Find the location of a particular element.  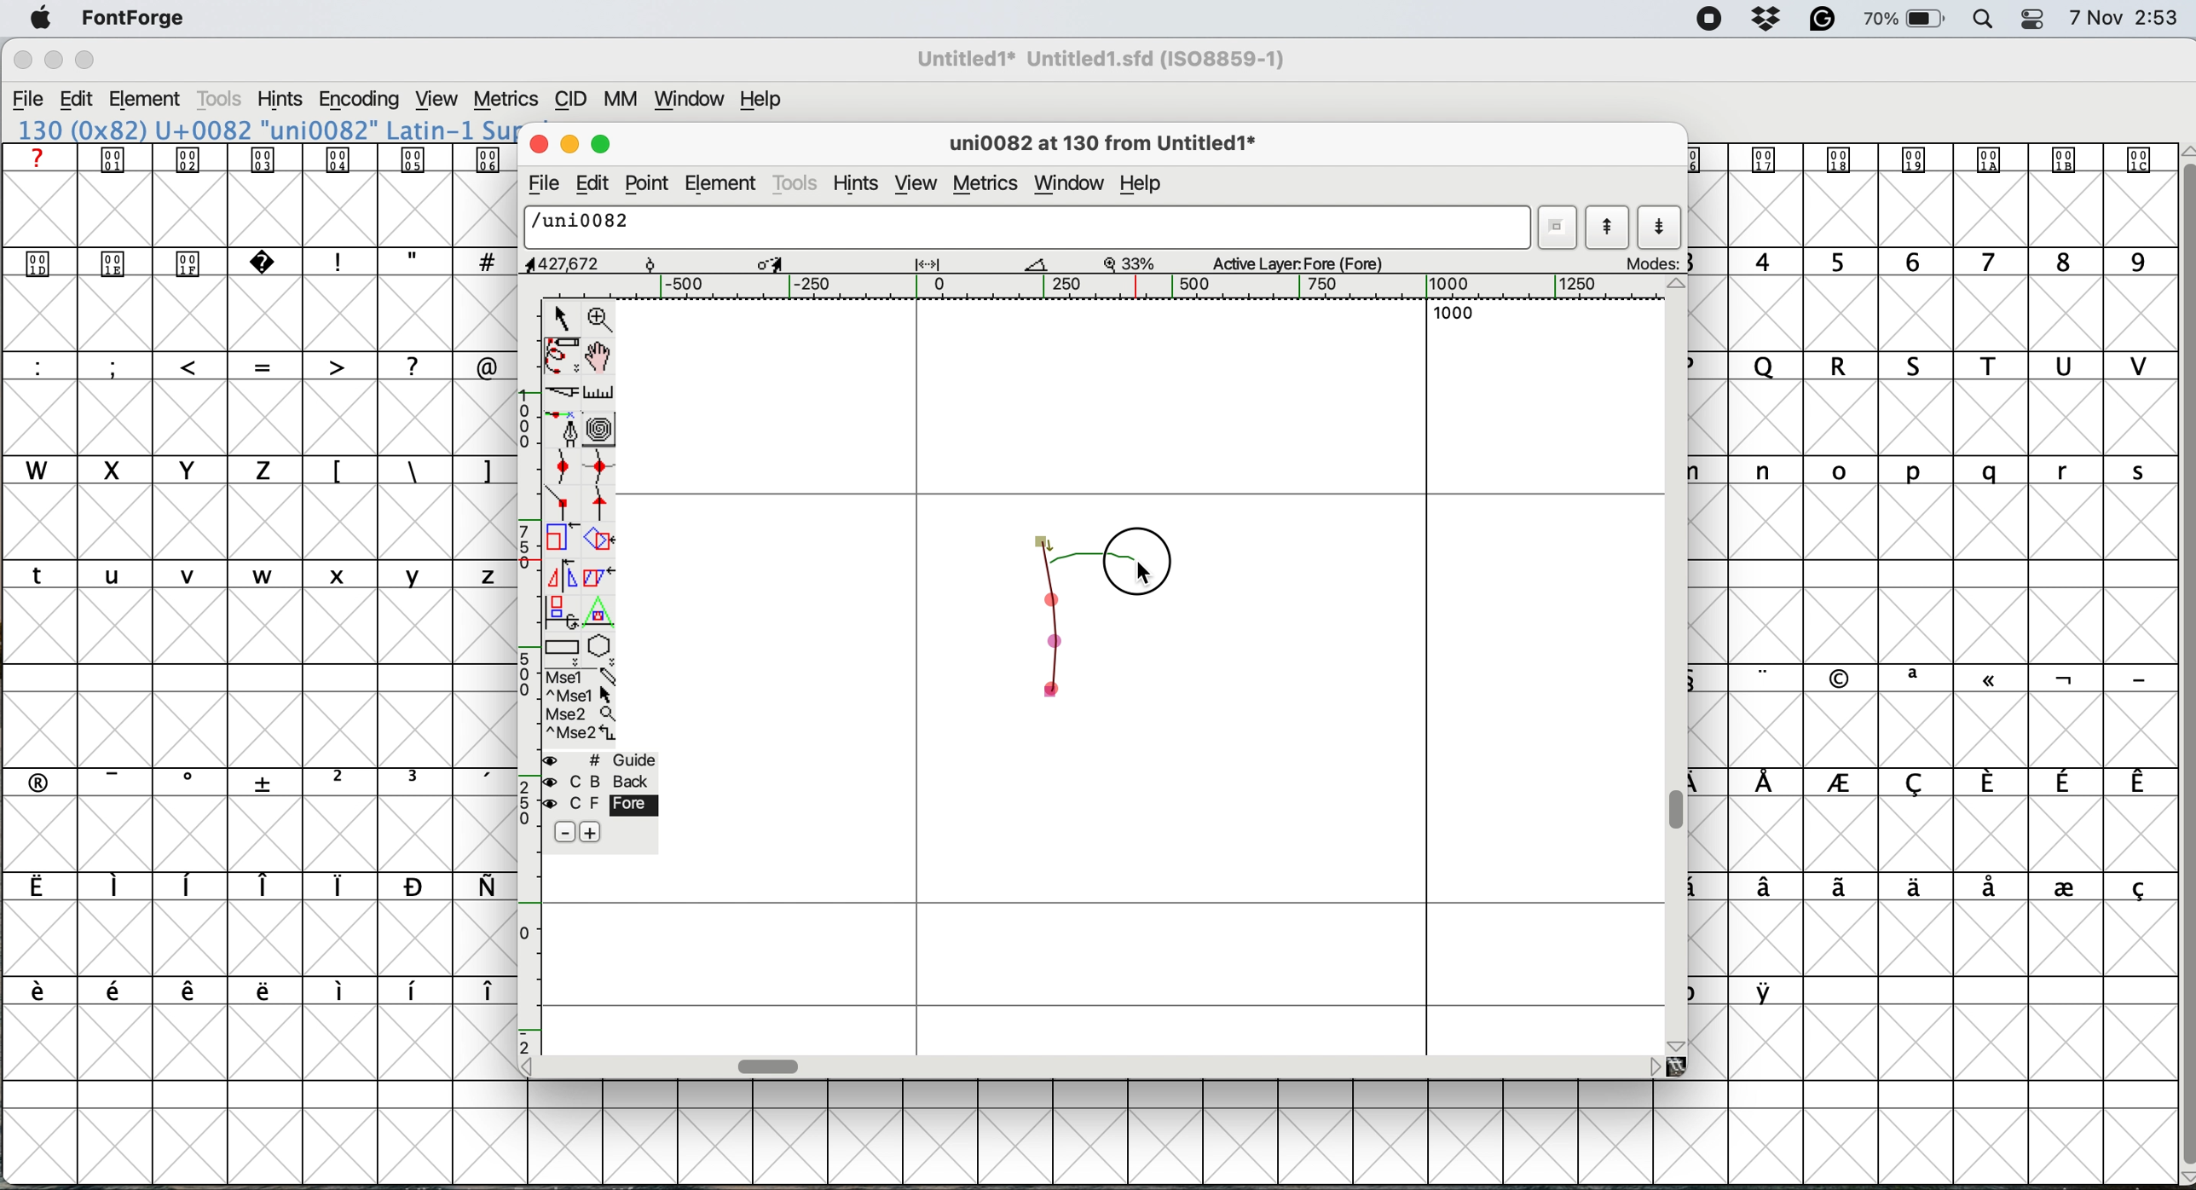

special characters is located at coordinates (248, 782).